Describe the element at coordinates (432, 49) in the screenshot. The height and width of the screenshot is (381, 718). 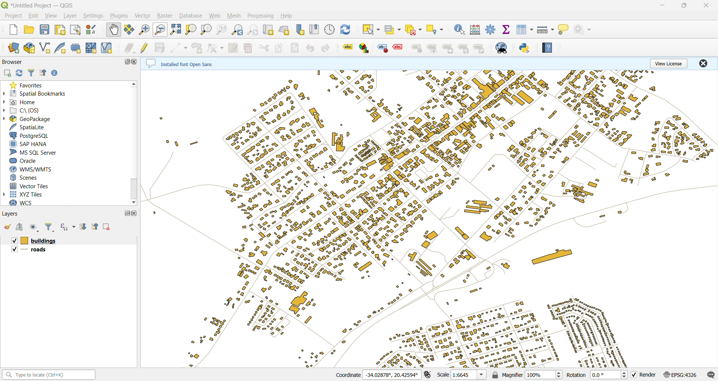
I see `label` at that location.